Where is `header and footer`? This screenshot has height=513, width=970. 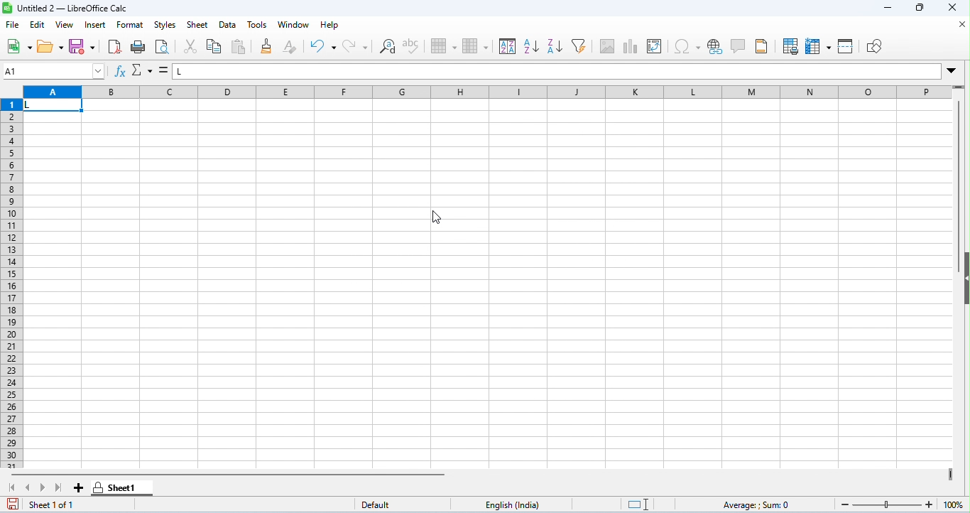
header and footer is located at coordinates (762, 46).